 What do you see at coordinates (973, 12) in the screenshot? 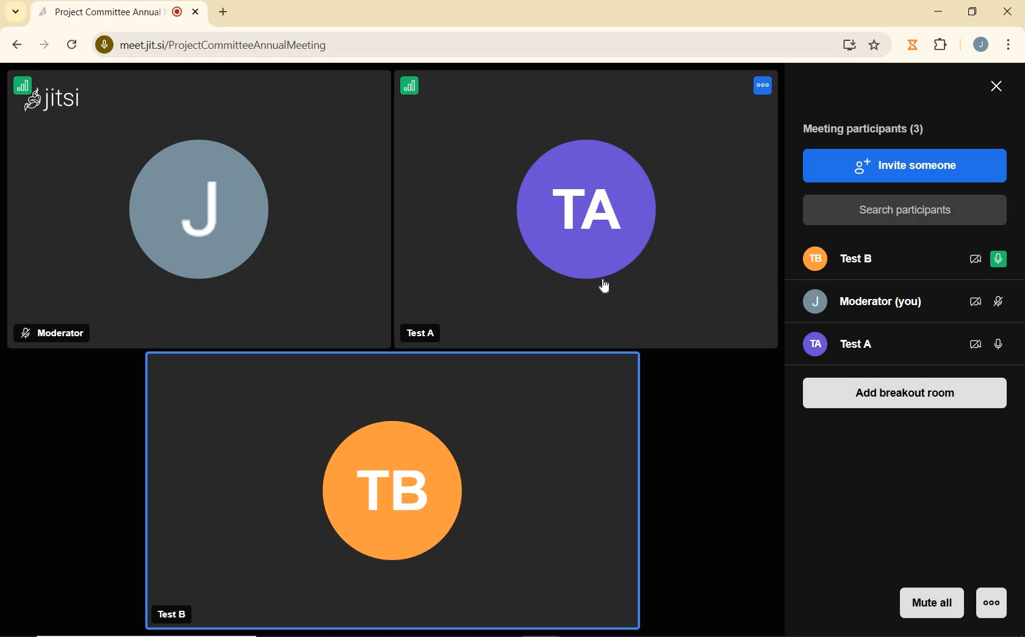
I see `RESTORE DOWN` at bounding box center [973, 12].